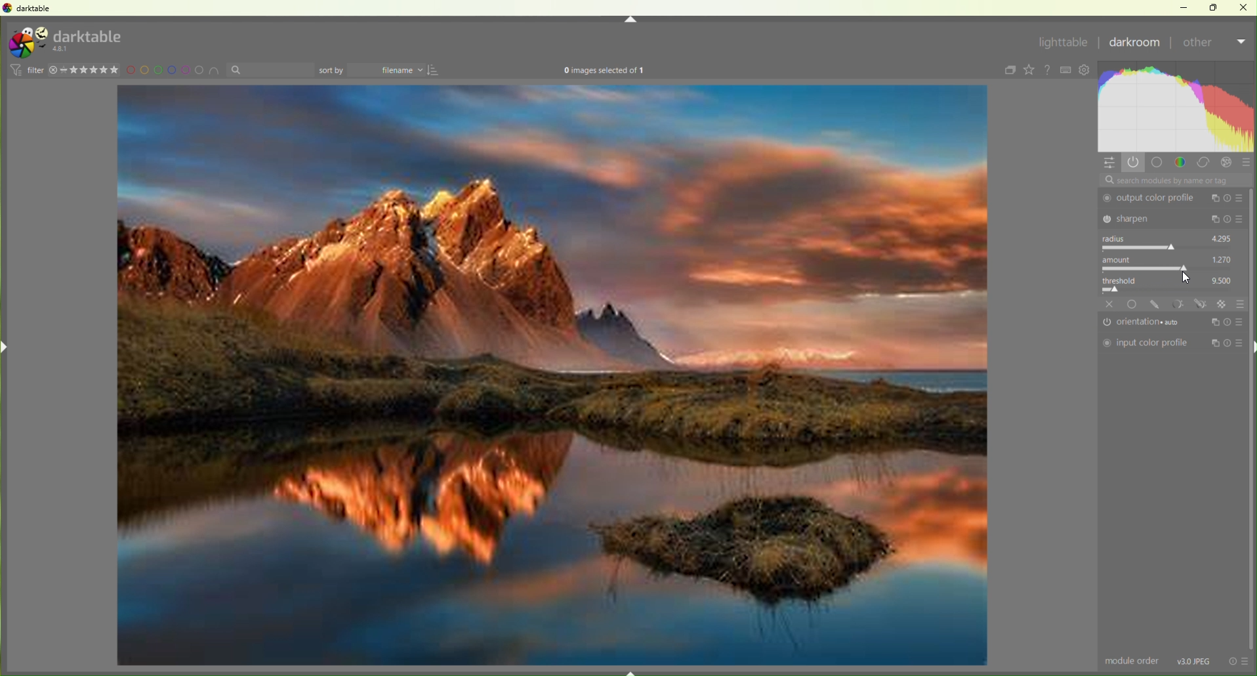  I want to click on color, so click(1180, 161).